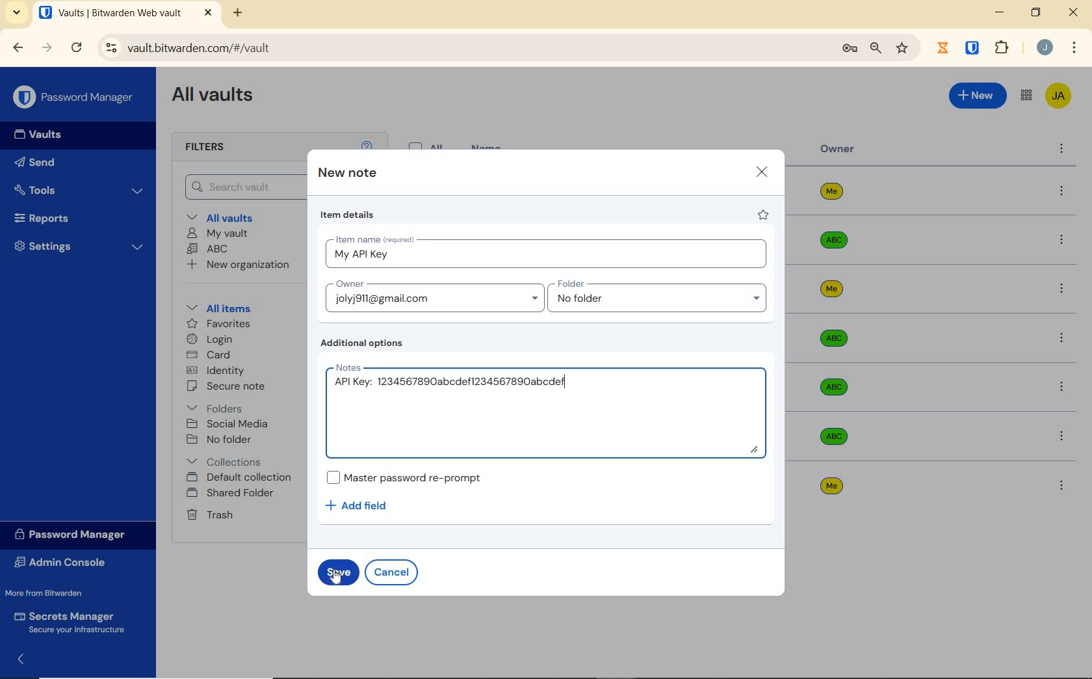  I want to click on Secrets Manager, so click(73, 620).